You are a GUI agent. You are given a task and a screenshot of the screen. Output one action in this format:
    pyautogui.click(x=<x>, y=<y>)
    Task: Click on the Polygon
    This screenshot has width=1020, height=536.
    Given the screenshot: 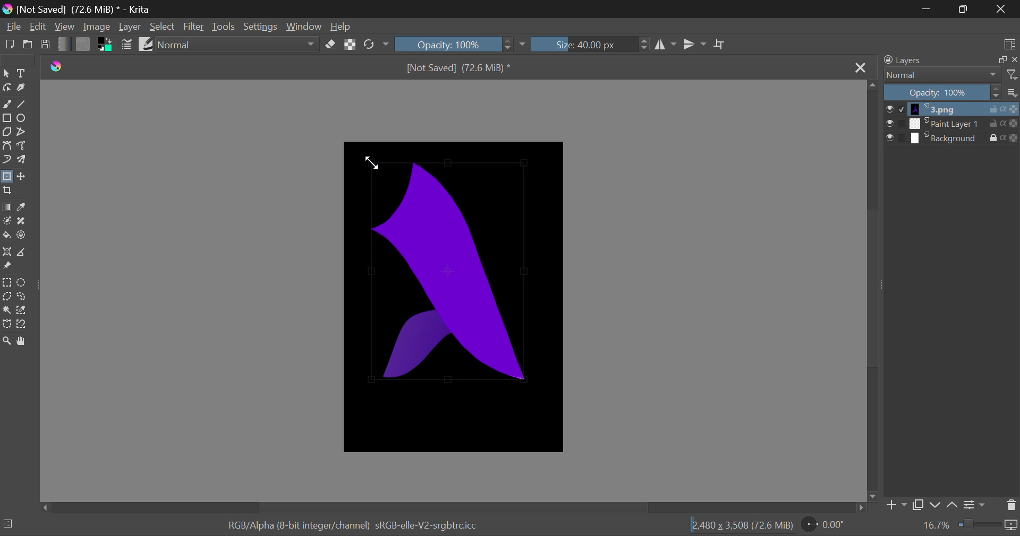 What is the action you would take?
    pyautogui.click(x=7, y=134)
    